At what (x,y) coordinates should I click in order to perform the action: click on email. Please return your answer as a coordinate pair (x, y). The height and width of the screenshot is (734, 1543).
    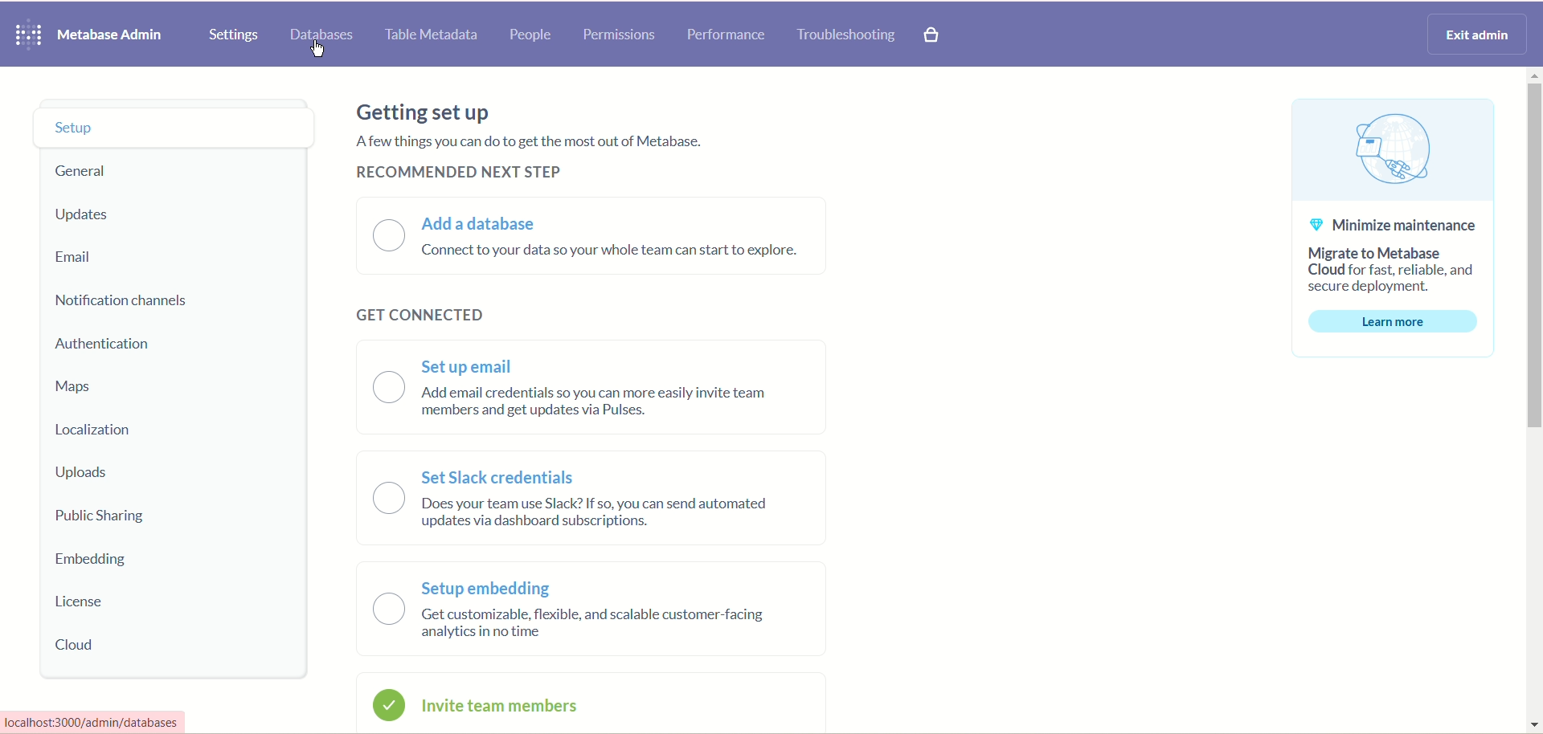
    Looking at the image, I should click on (72, 259).